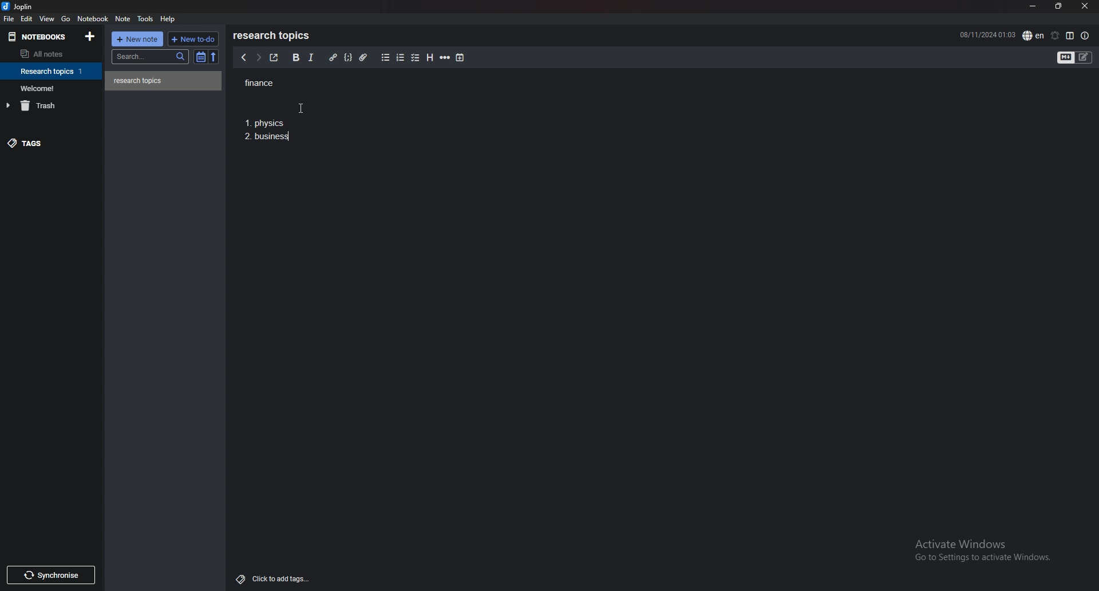 This screenshot has height=591, width=1099. What do you see at coordinates (244, 58) in the screenshot?
I see `previous` at bounding box center [244, 58].